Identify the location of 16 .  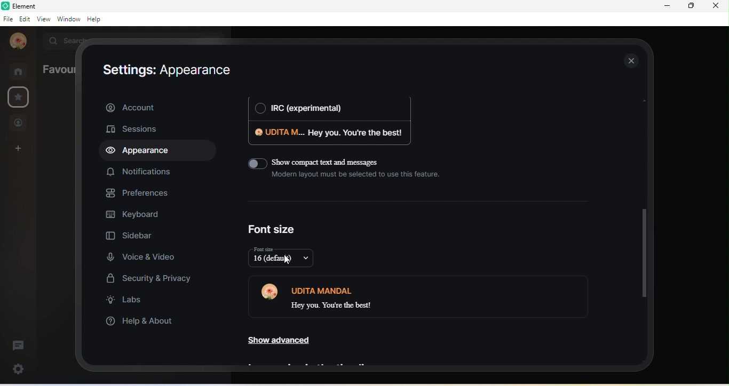
(286, 258).